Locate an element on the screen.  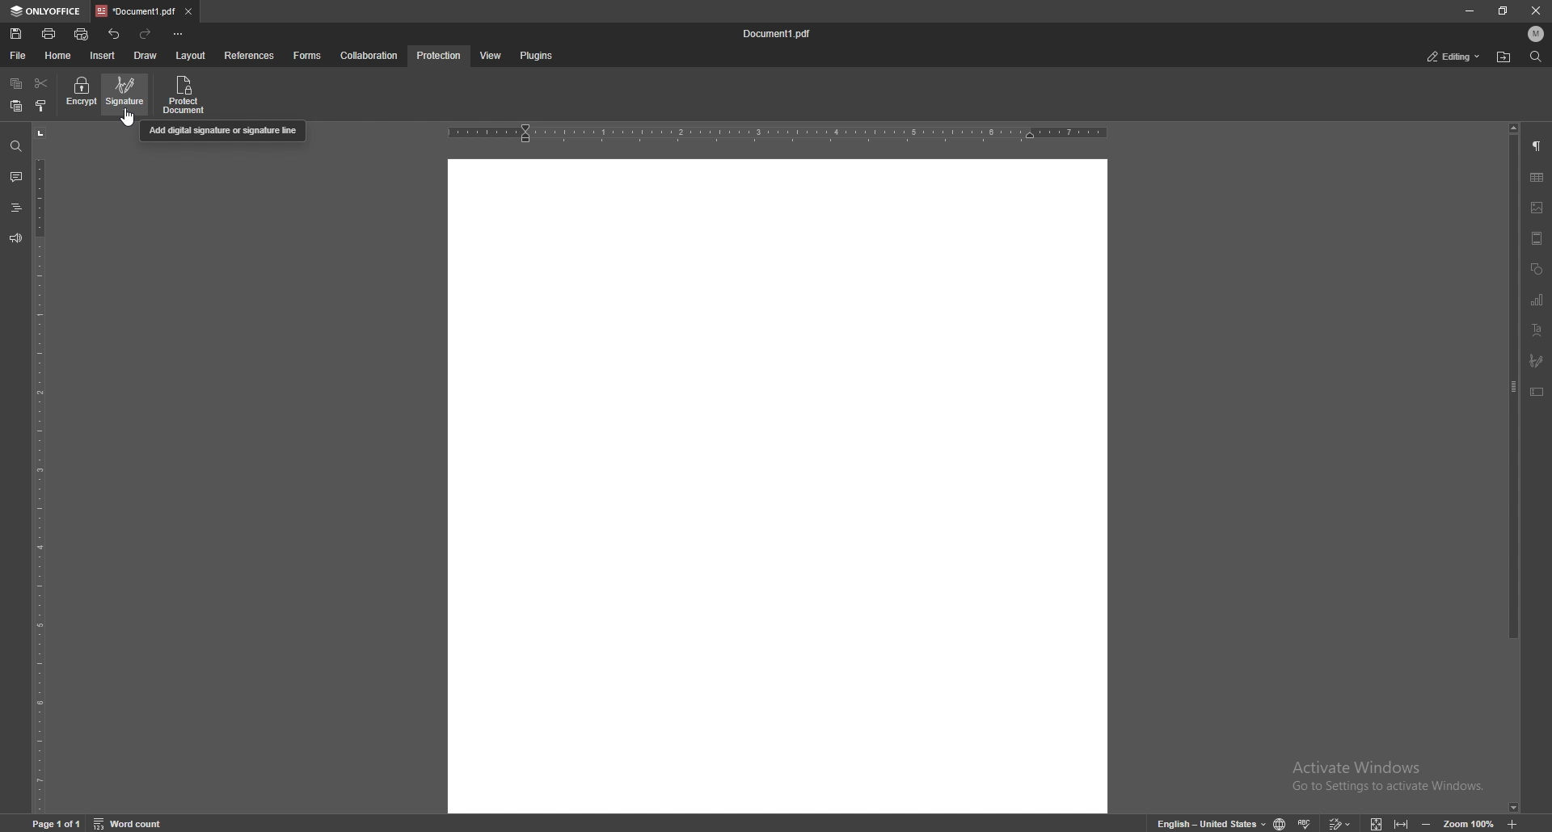
signature is located at coordinates (127, 94).